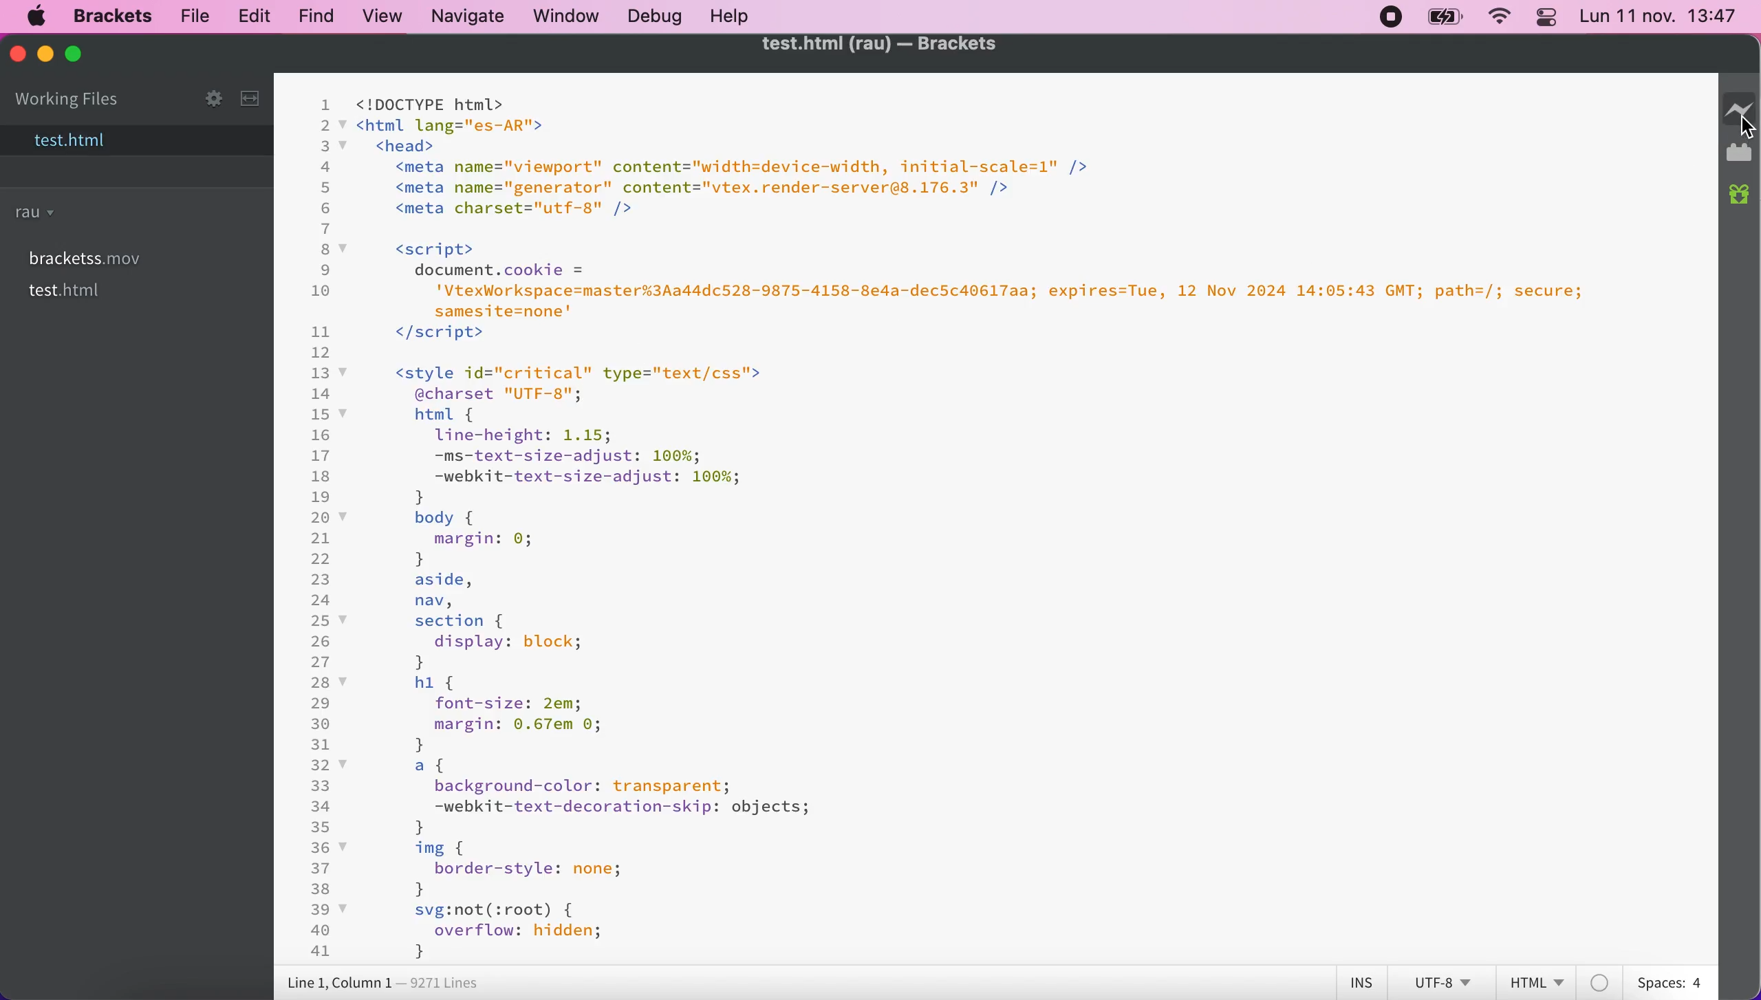 The height and width of the screenshot is (1000, 1761). Describe the element at coordinates (205, 94) in the screenshot. I see `settings` at that location.